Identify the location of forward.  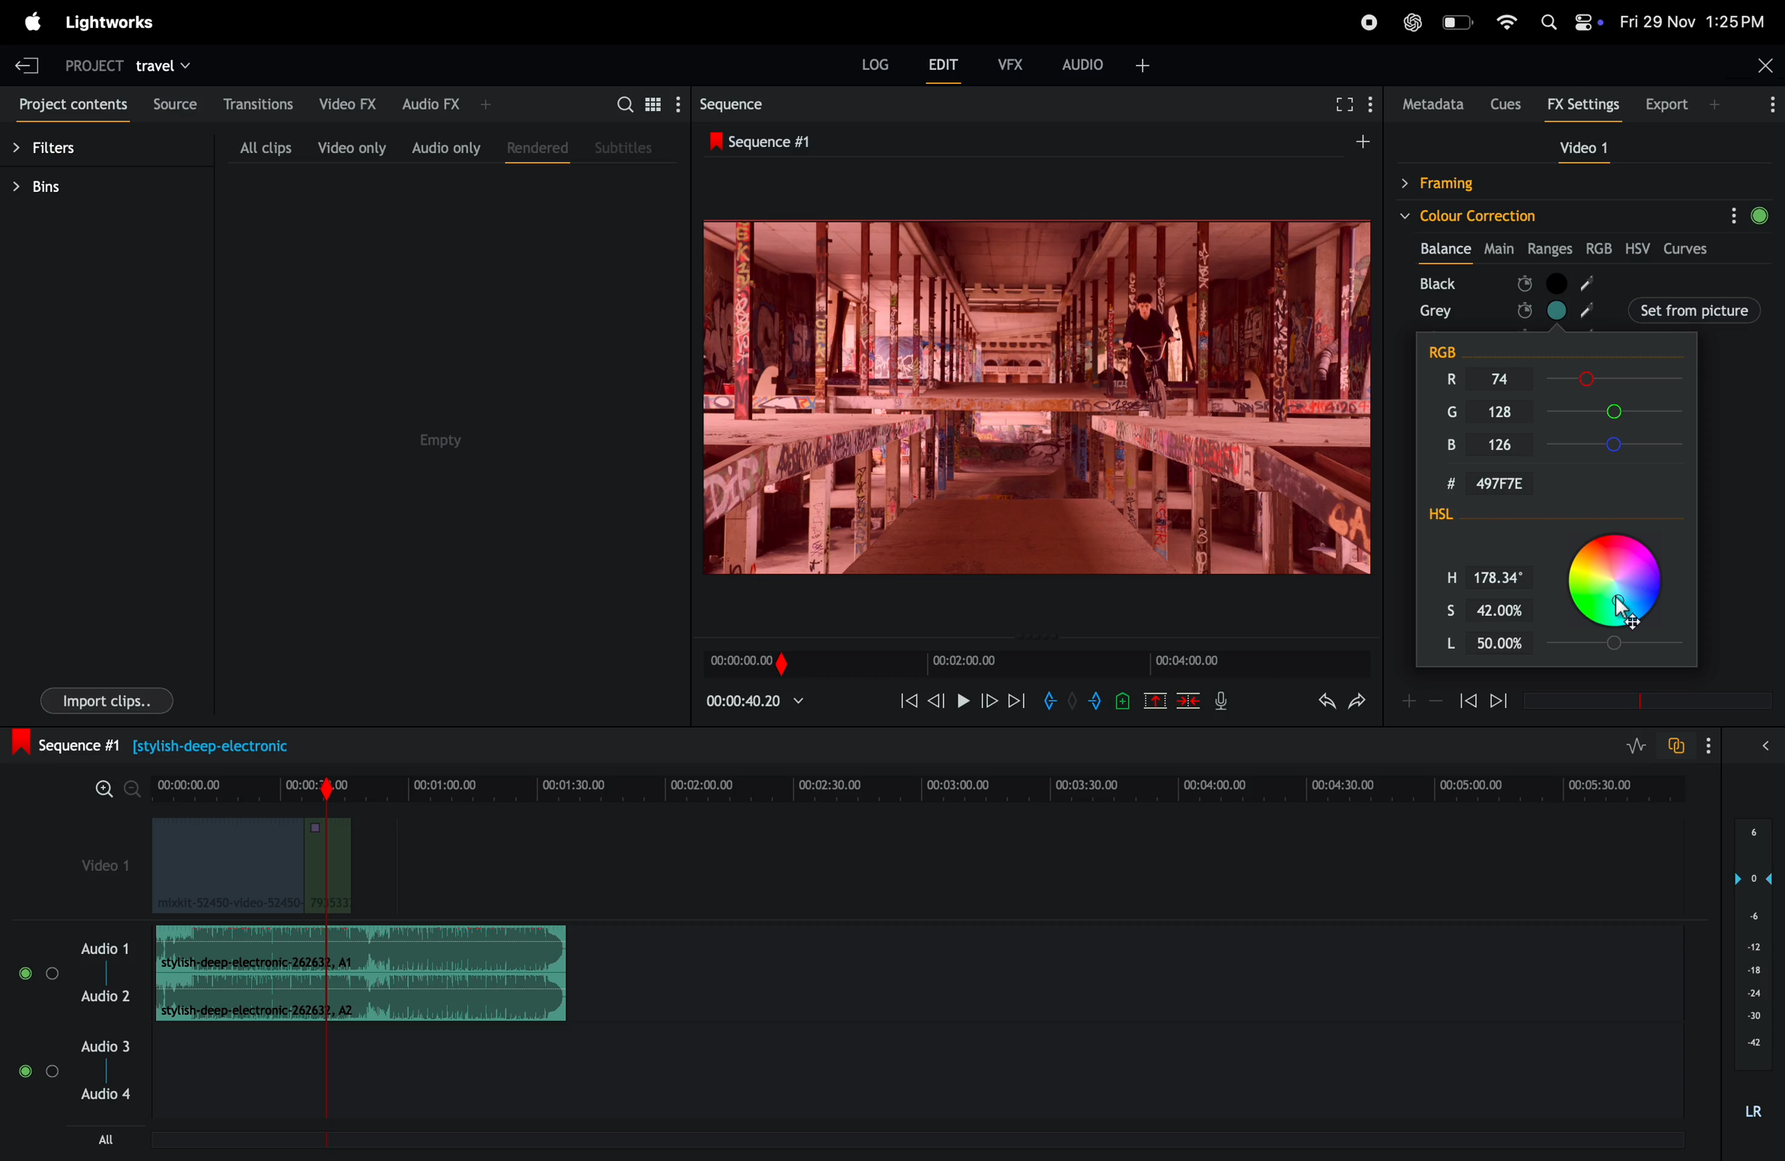
(1498, 703).